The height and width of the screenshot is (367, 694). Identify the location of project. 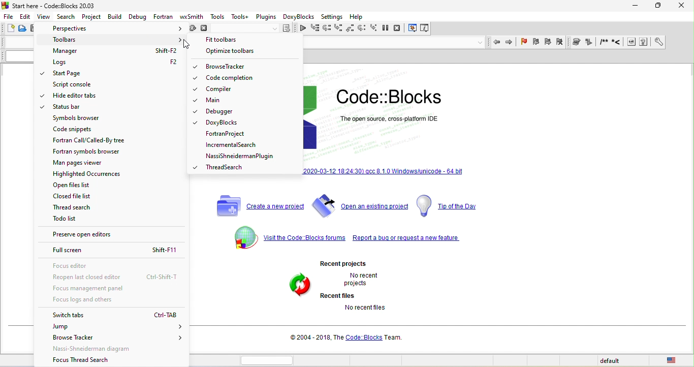
(91, 16).